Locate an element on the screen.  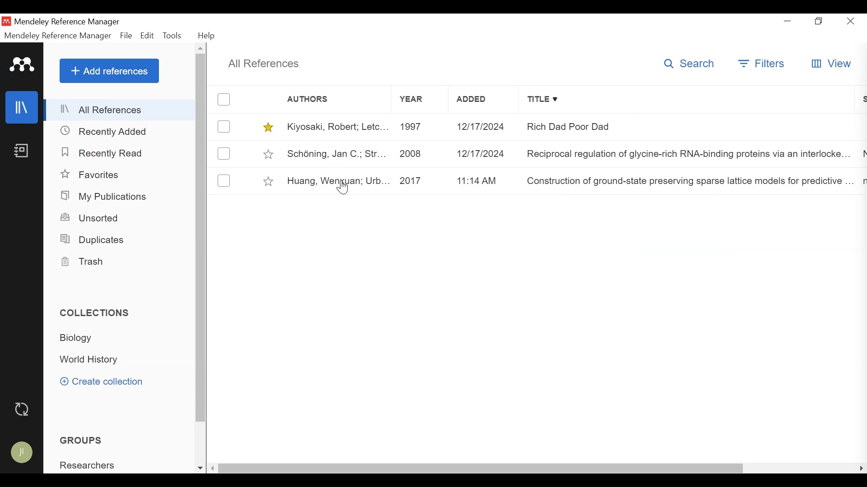
Restore is located at coordinates (819, 21).